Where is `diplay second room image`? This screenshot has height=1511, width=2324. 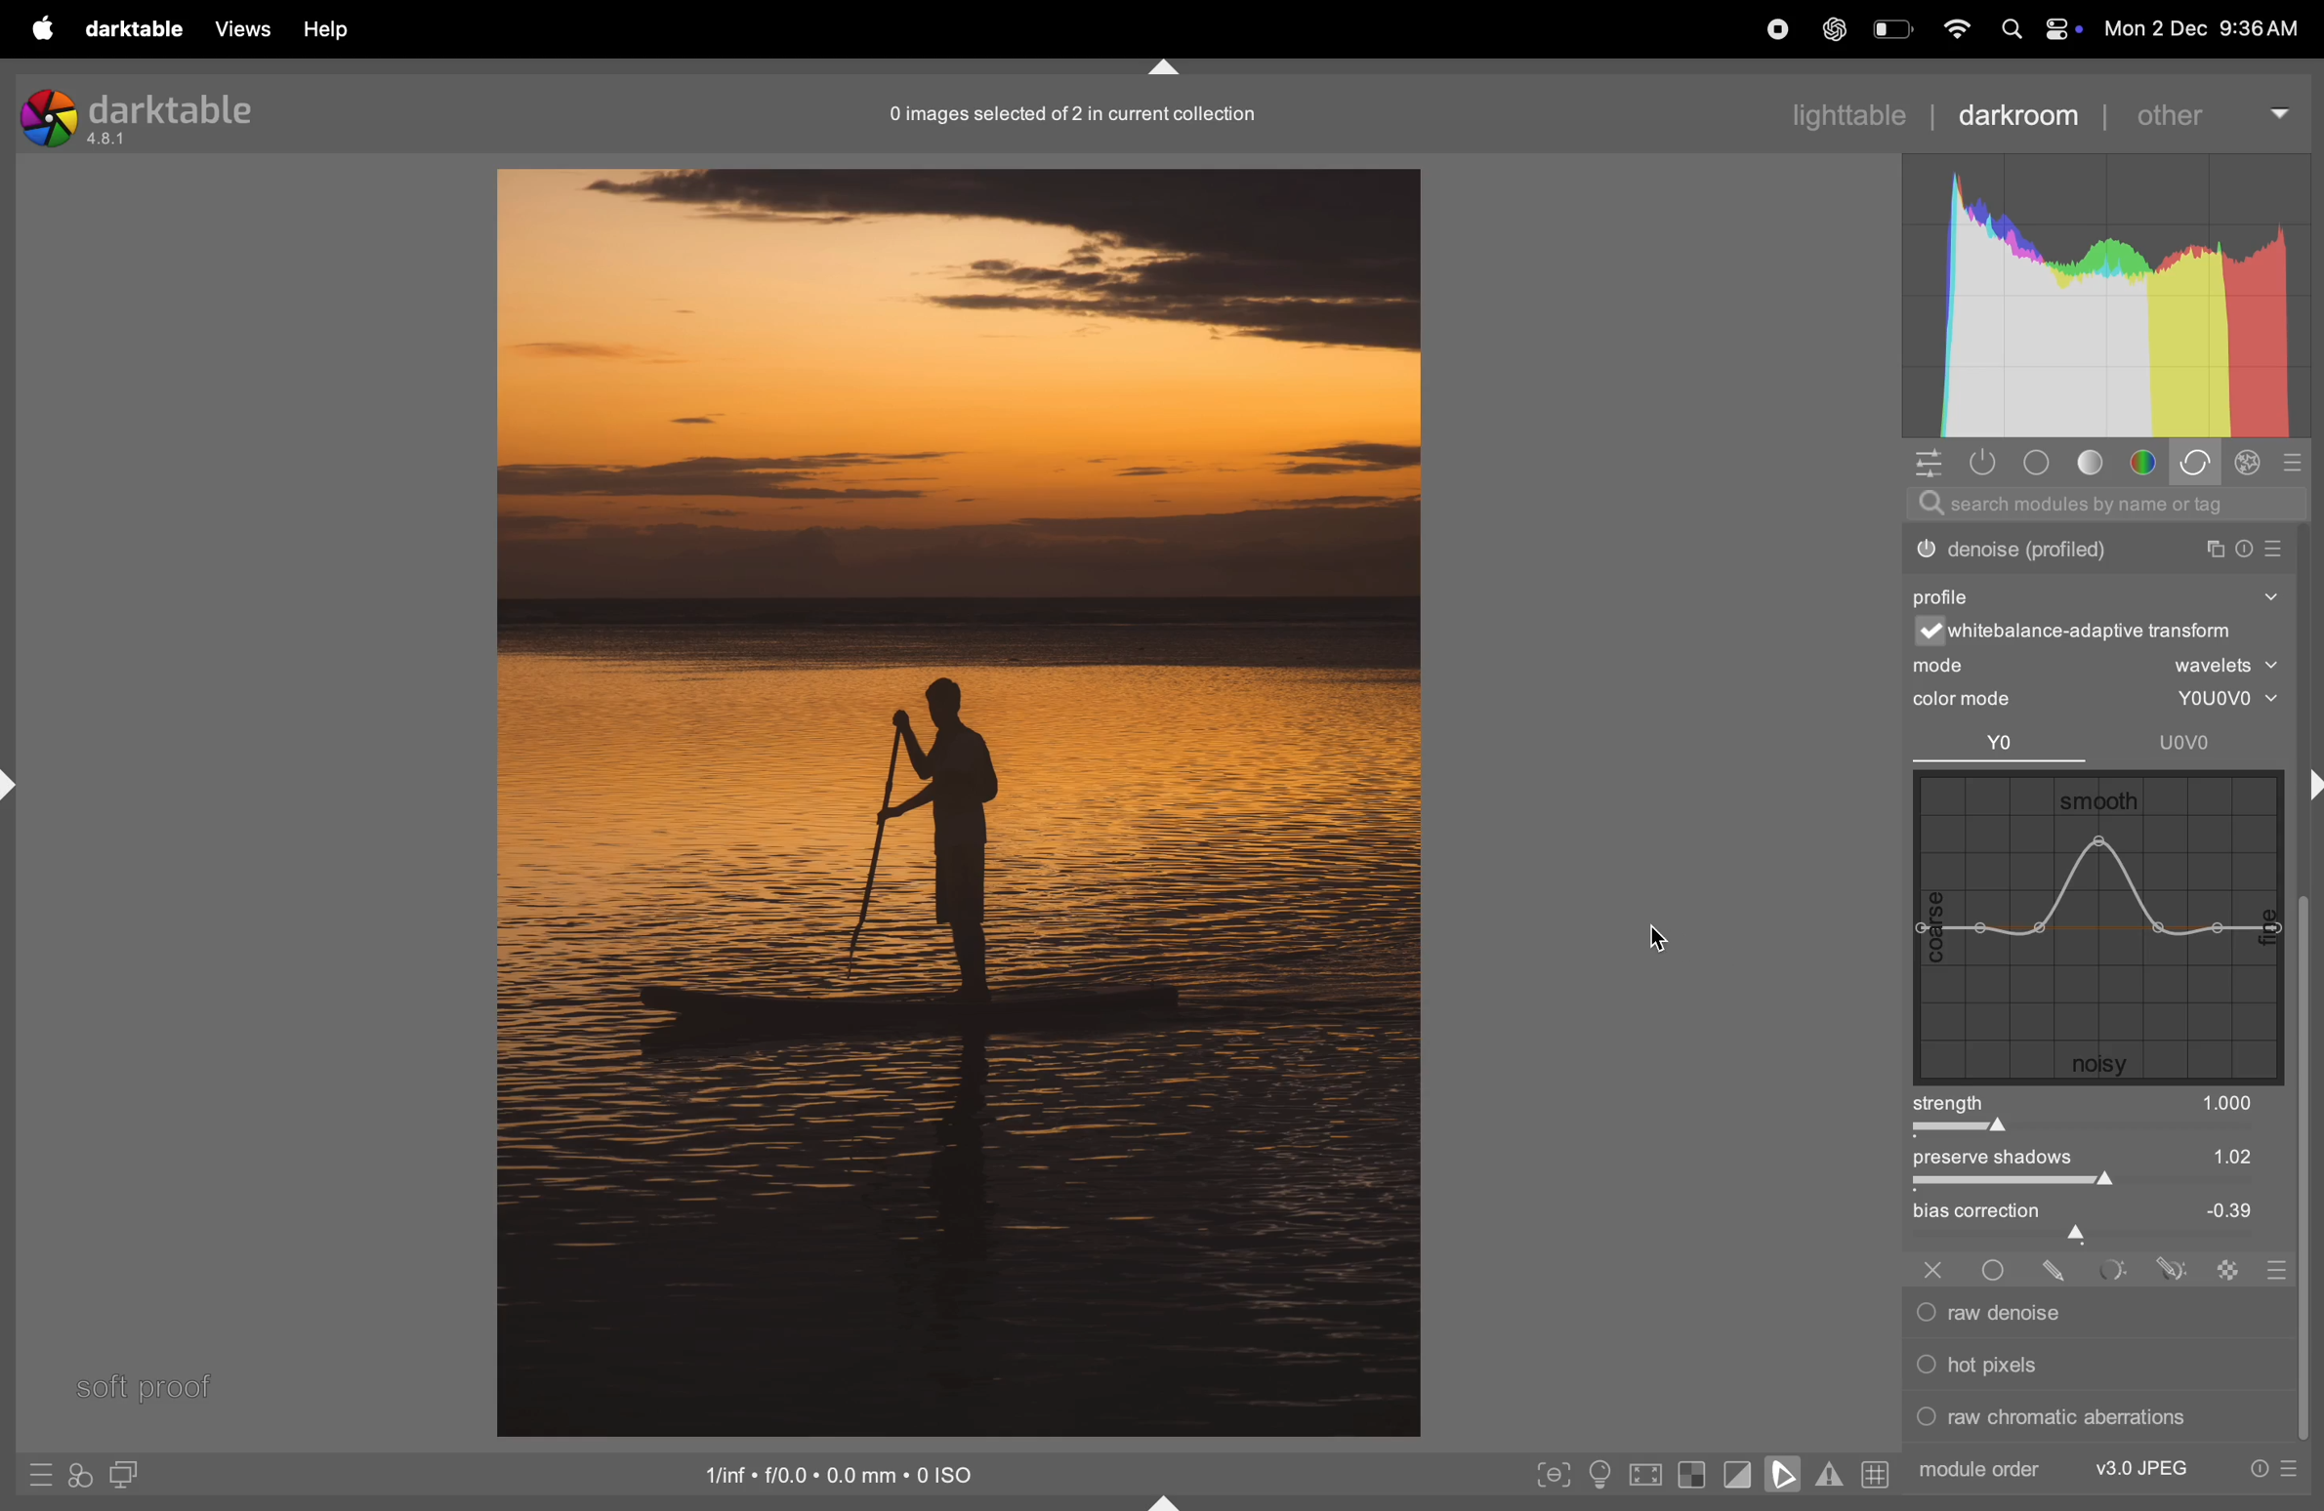
diplay second room image is located at coordinates (133, 1477).